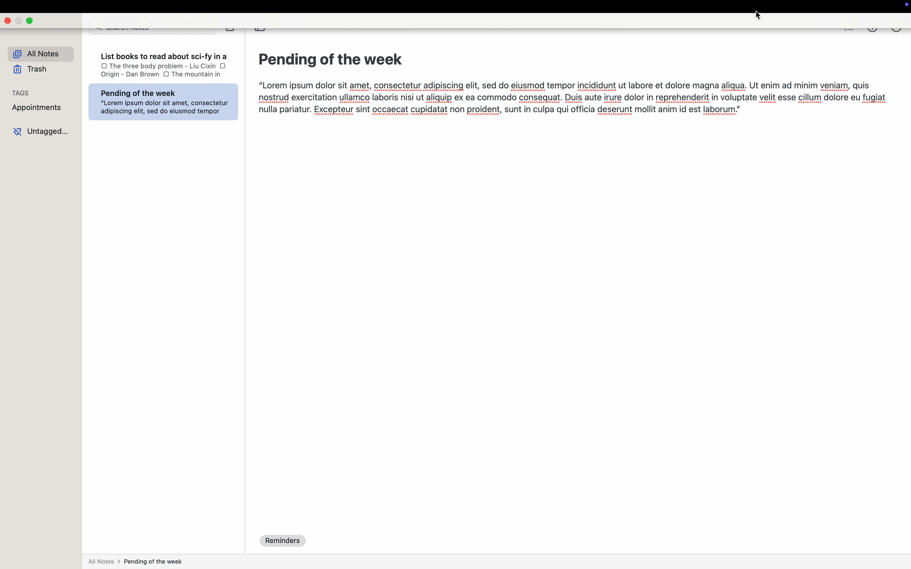 The image size is (911, 569). What do you see at coordinates (42, 132) in the screenshot?
I see `untagged` at bounding box center [42, 132].